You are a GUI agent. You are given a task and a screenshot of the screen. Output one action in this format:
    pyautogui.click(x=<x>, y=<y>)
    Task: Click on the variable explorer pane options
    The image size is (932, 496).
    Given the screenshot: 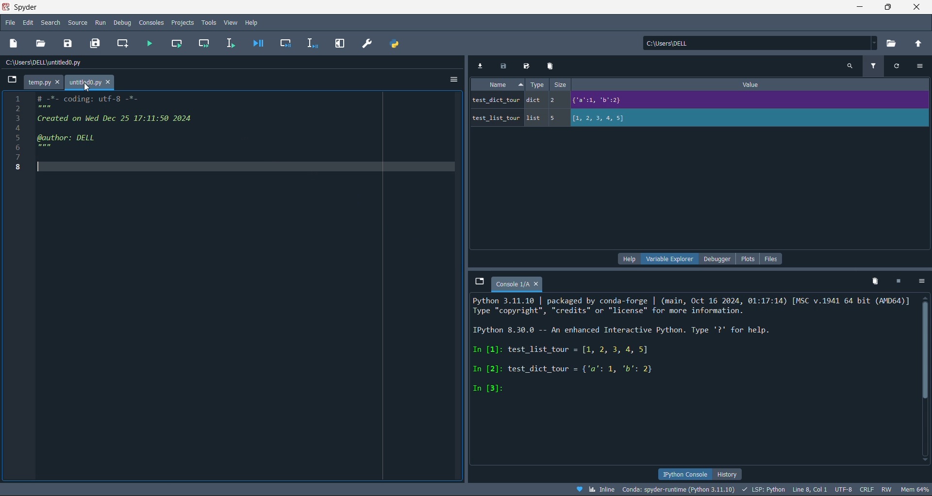 What is the action you would take?
    pyautogui.click(x=666, y=259)
    